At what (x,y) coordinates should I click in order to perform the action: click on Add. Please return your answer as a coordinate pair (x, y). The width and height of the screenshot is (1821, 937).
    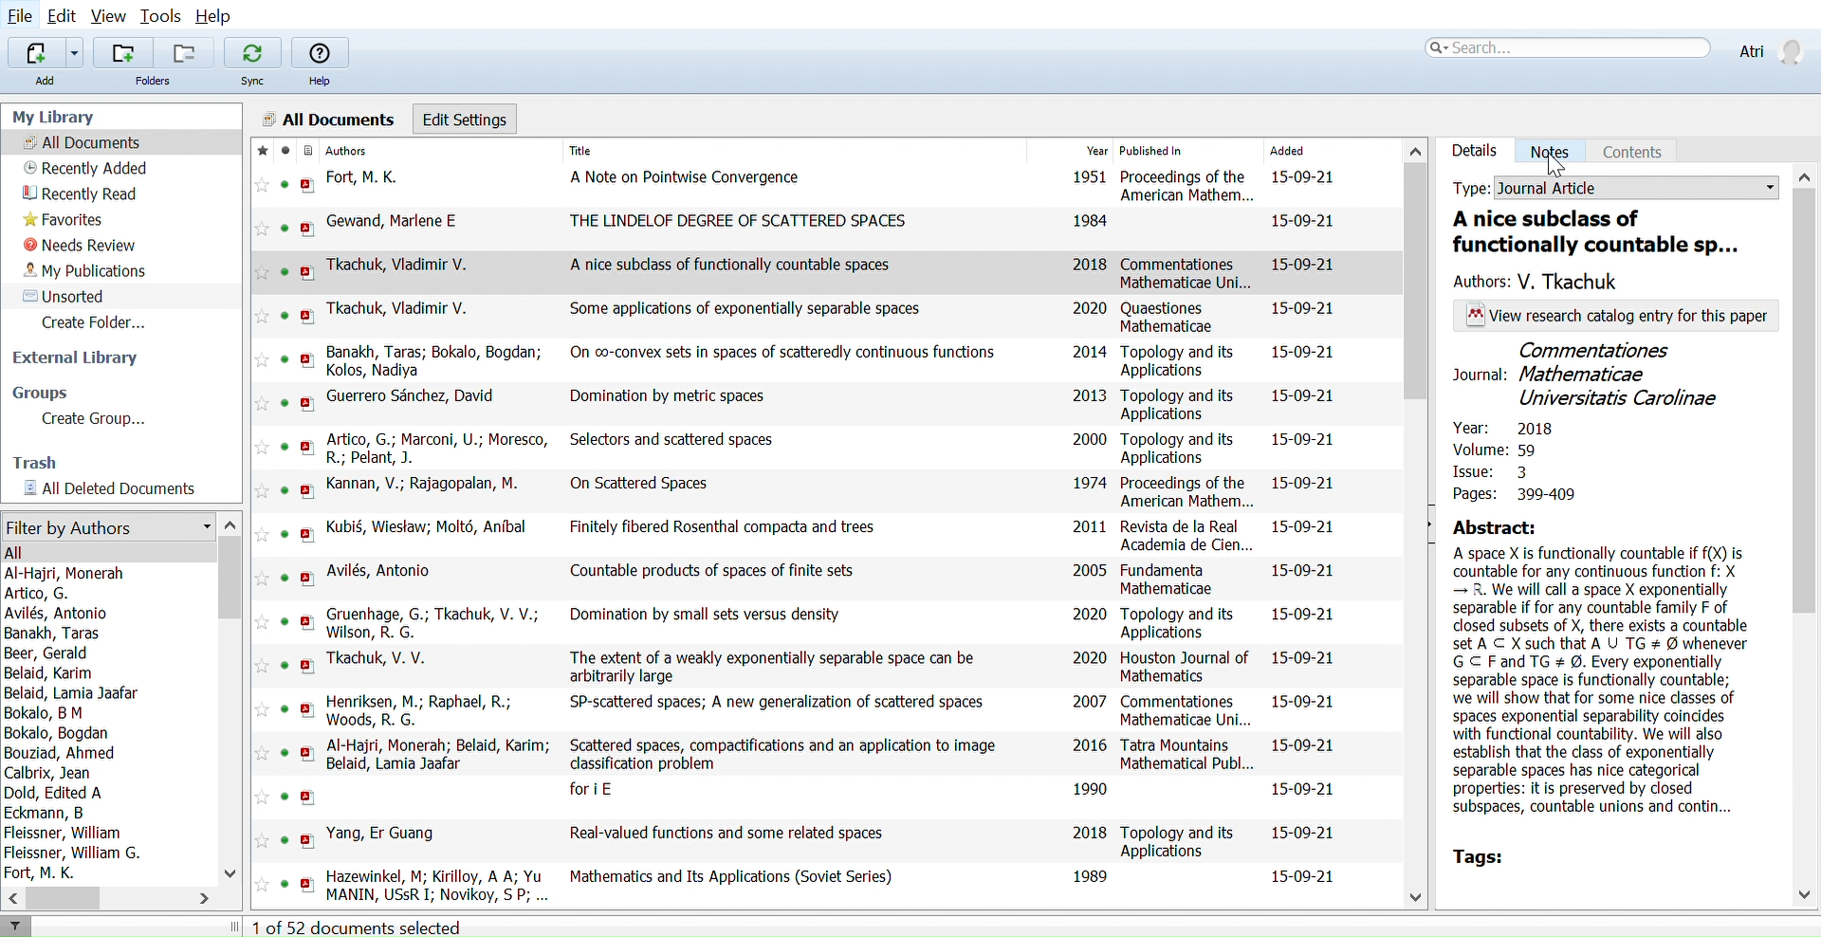
    Looking at the image, I should click on (43, 81).